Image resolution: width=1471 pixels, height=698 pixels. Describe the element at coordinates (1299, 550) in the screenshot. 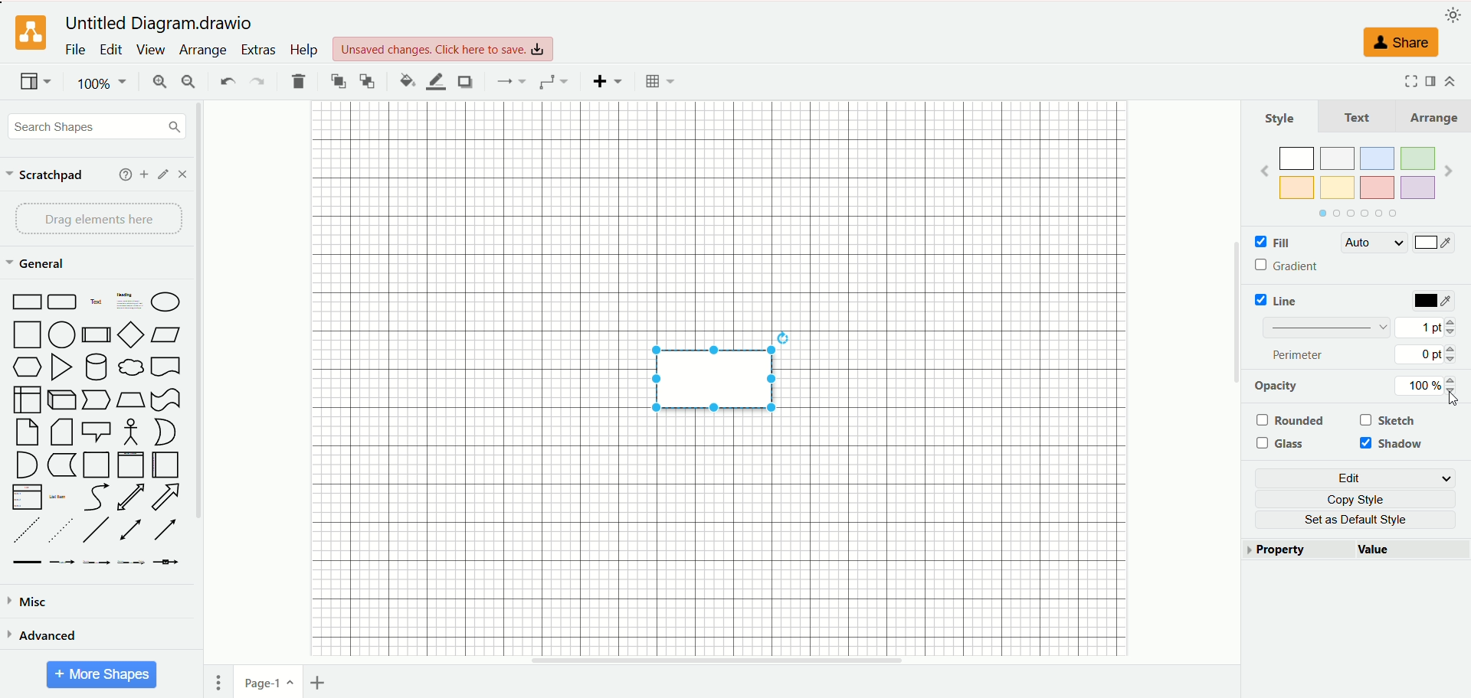

I see `property` at that location.